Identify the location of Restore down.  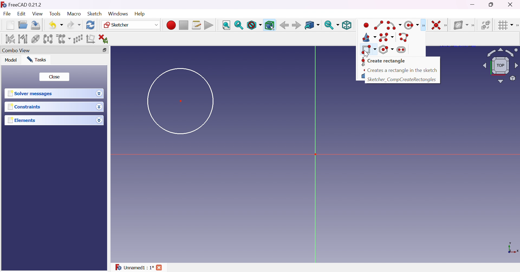
(103, 50).